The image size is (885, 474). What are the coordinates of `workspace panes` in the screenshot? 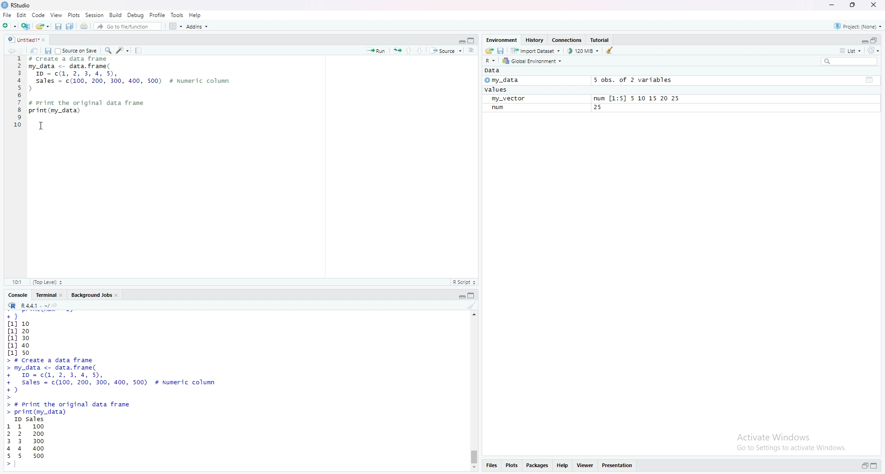 It's located at (174, 27).